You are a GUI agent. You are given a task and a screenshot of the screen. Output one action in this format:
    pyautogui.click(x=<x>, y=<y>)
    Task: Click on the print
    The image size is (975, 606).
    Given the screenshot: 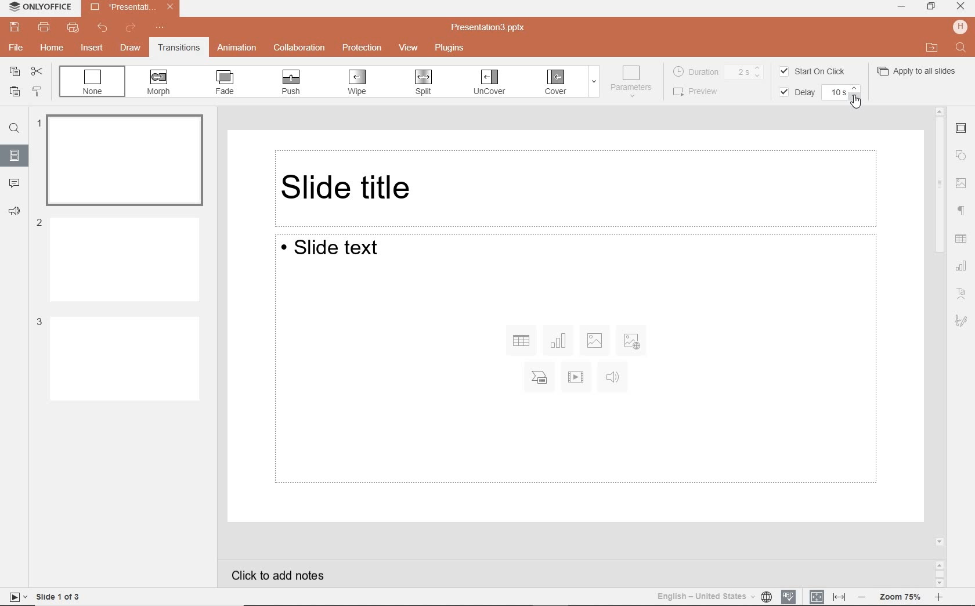 What is the action you would take?
    pyautogui.click(x=44, y=26)
    